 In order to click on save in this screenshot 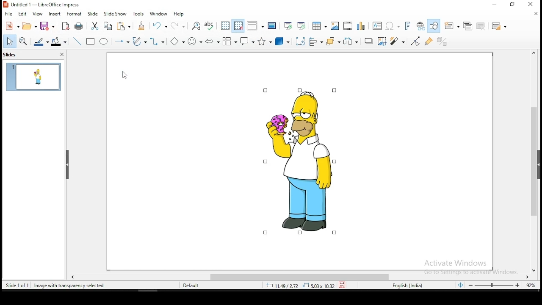, I will do `click(343, 285)`.